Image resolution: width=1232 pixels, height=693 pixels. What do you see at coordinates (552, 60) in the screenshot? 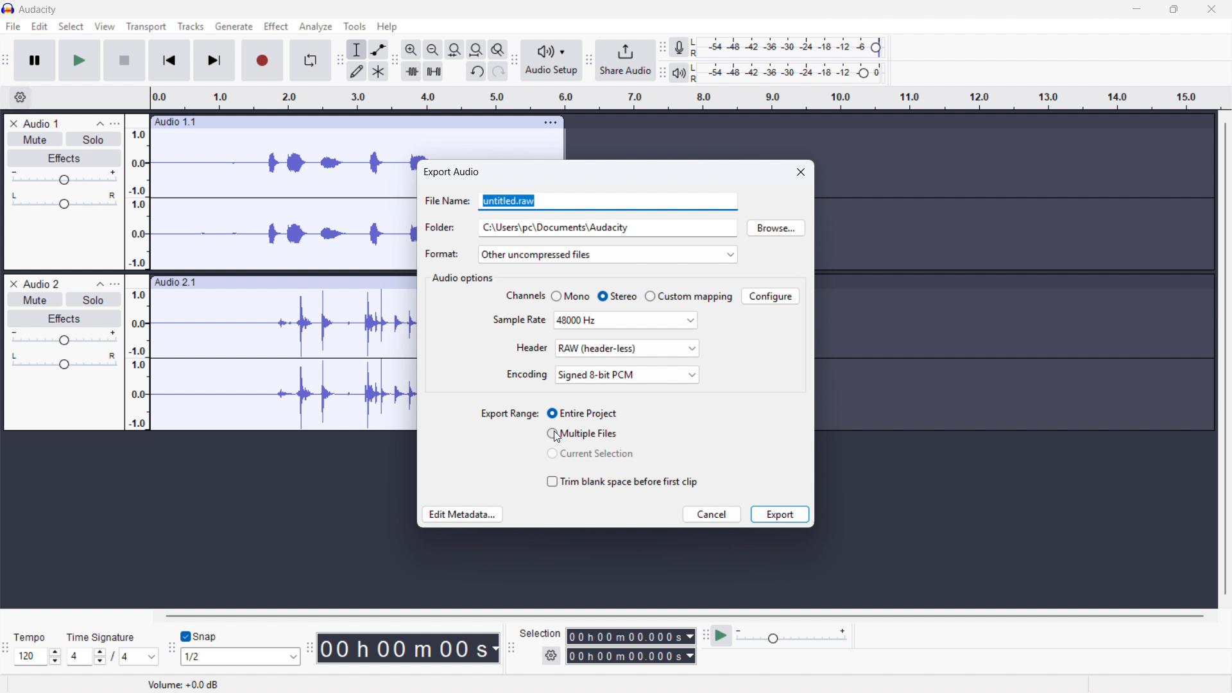
I see `Audio setup` at bounding box center [552, 60].